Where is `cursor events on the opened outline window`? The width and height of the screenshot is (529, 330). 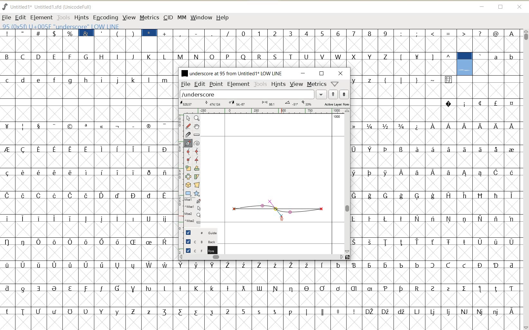
cursor events on the opened outline window is located at coordinates (193, 211).